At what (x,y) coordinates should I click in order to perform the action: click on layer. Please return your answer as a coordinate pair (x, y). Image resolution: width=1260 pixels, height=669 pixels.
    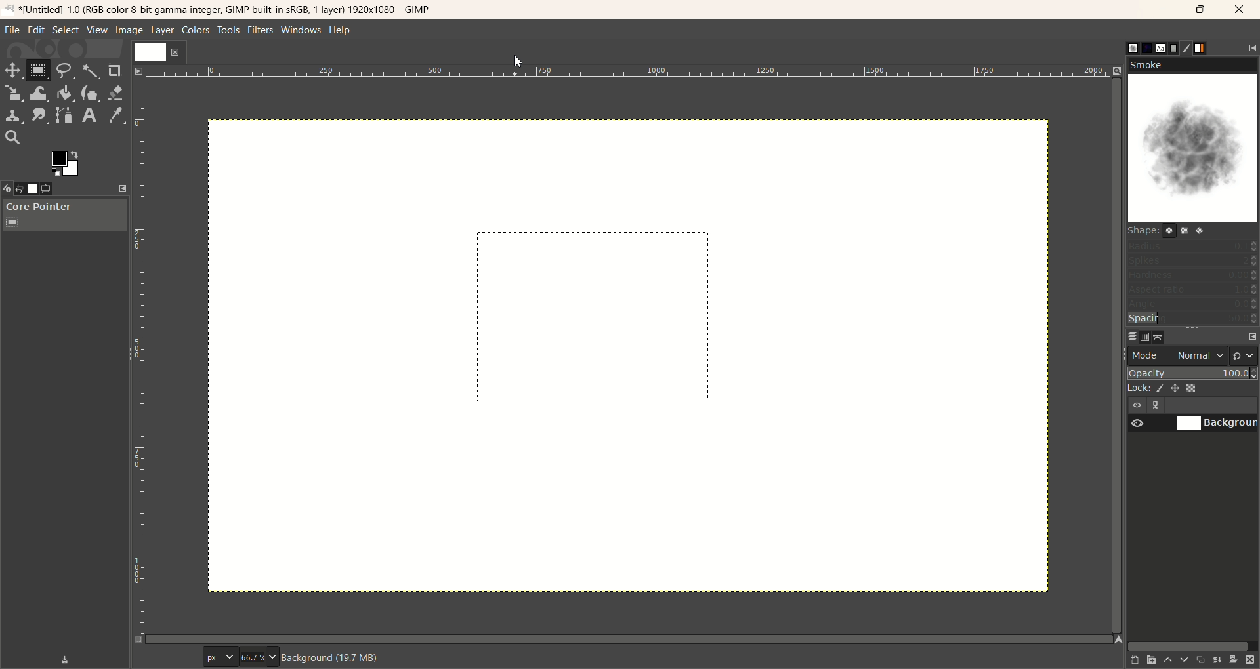
    Looking at the image, I should click on (163, 30).